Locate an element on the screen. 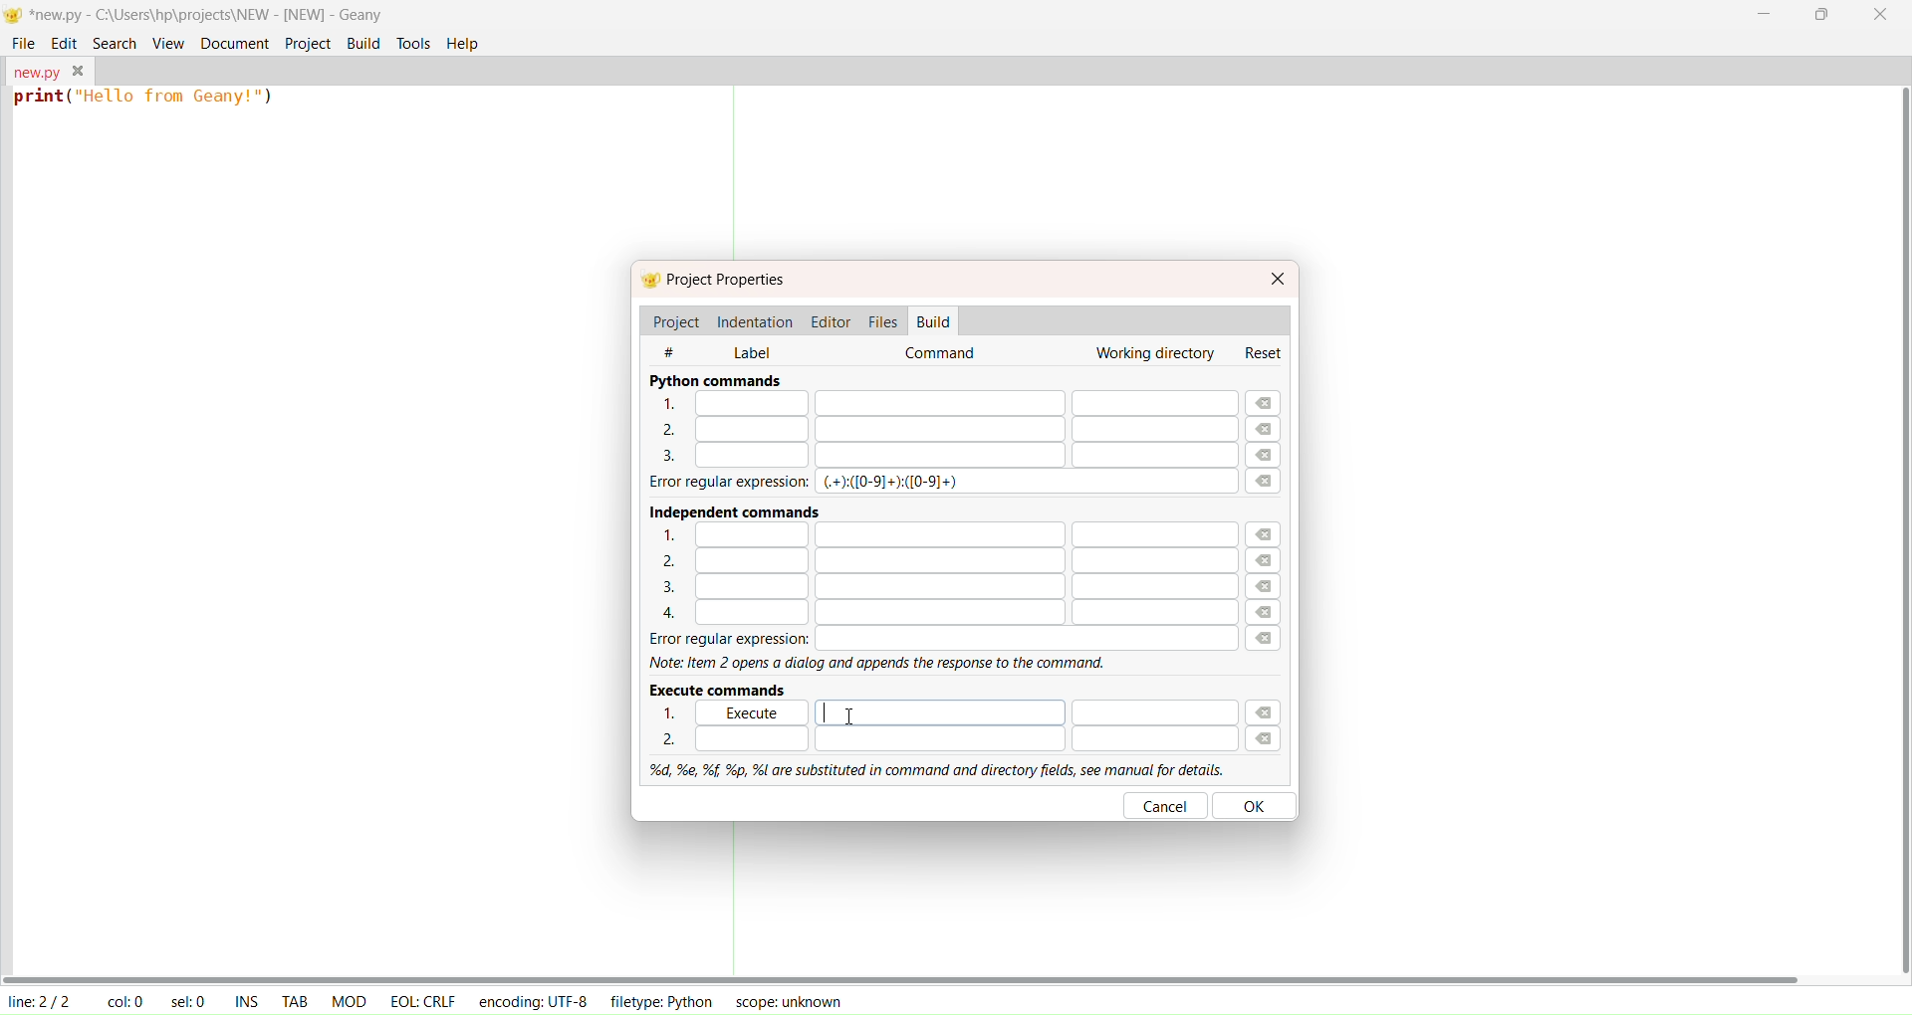 This screenshot has width=1912, height=1015. execute is located at coordinates (973, 712).